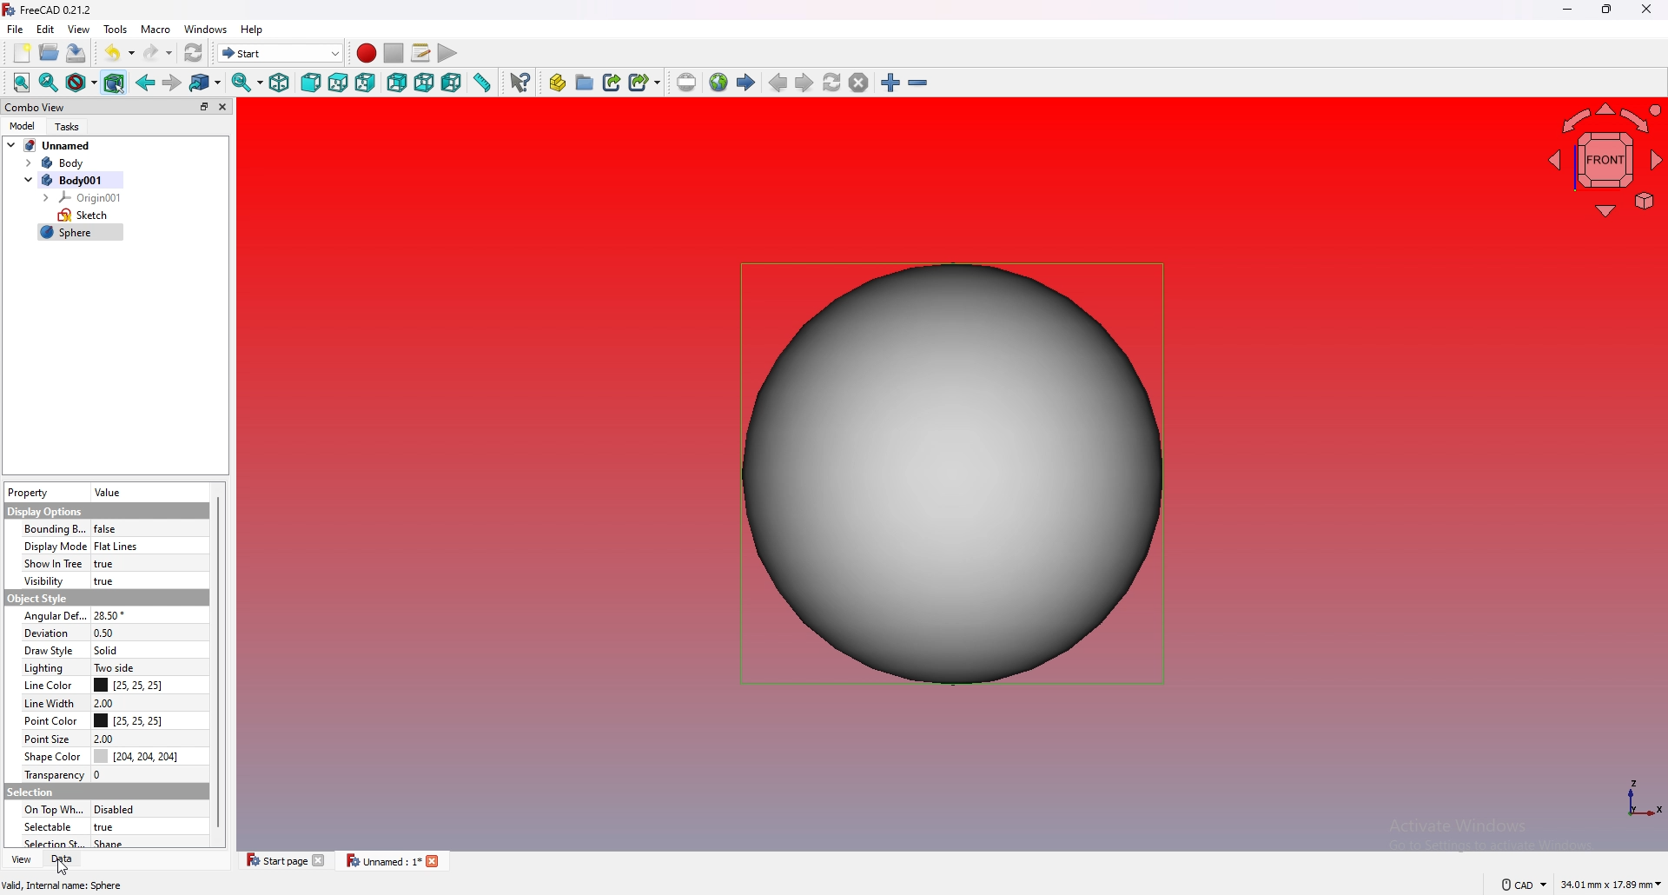  I want to click on rear, so click(397, 82).